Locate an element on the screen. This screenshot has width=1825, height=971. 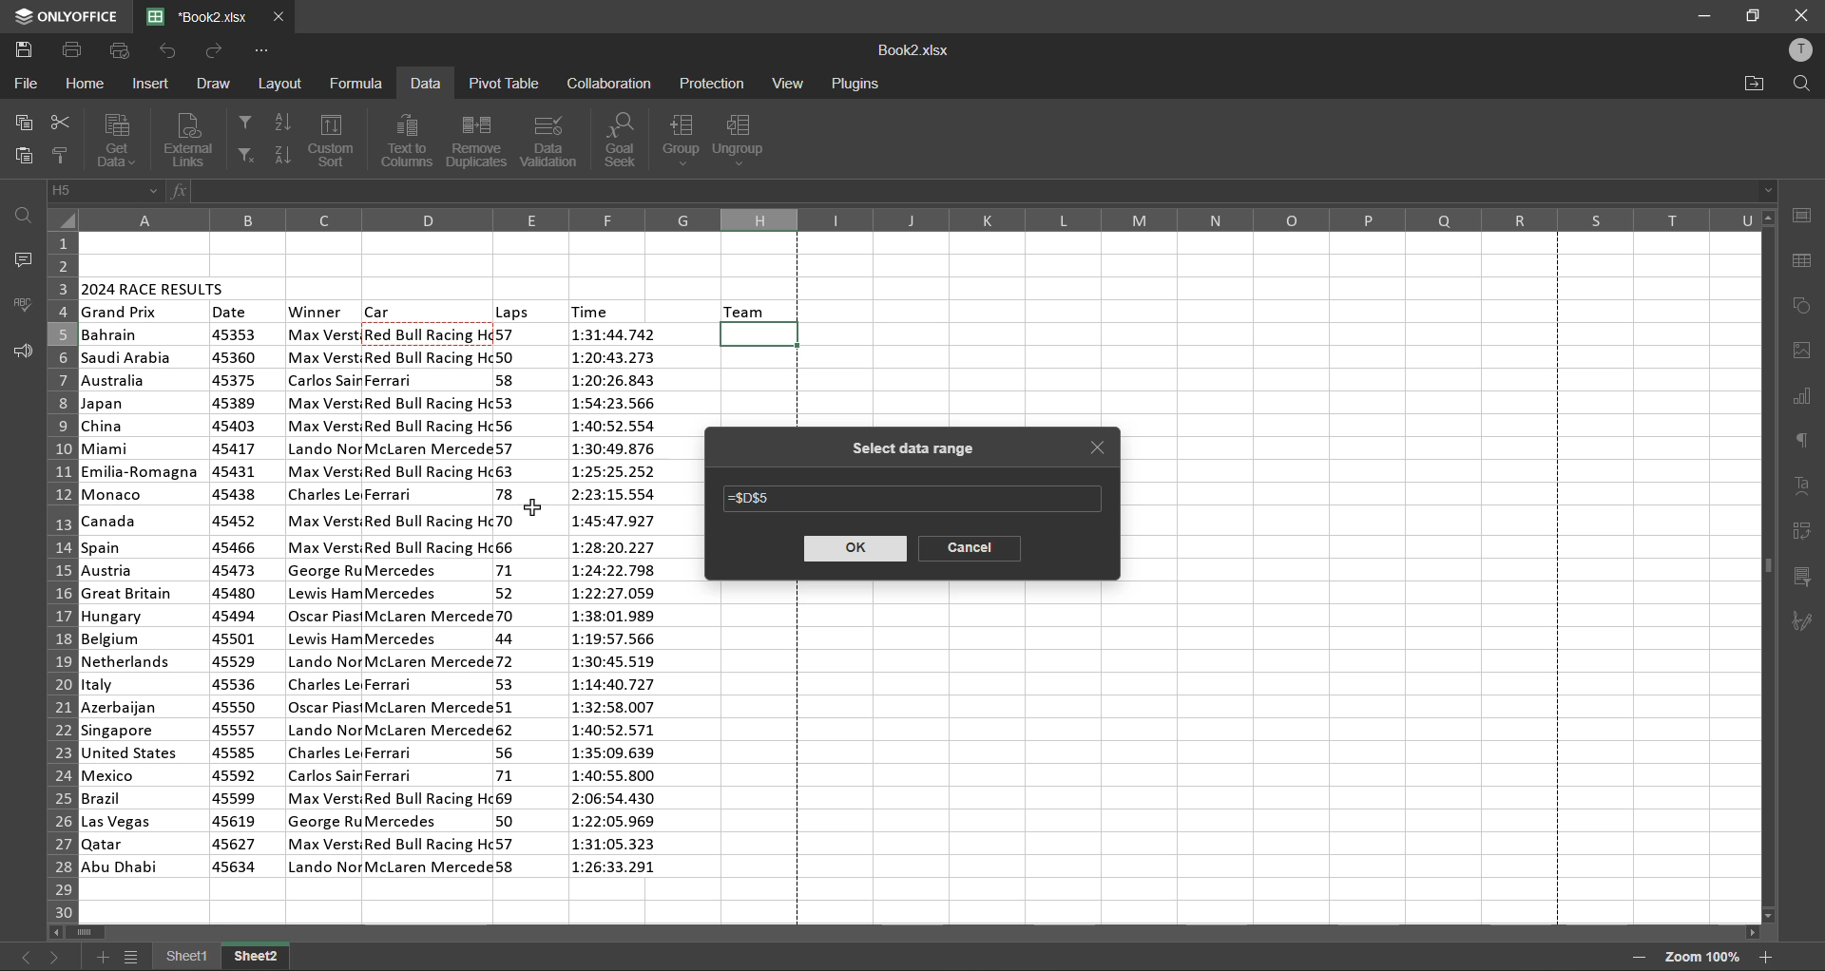
signature is located at coordinates (1806, 622).